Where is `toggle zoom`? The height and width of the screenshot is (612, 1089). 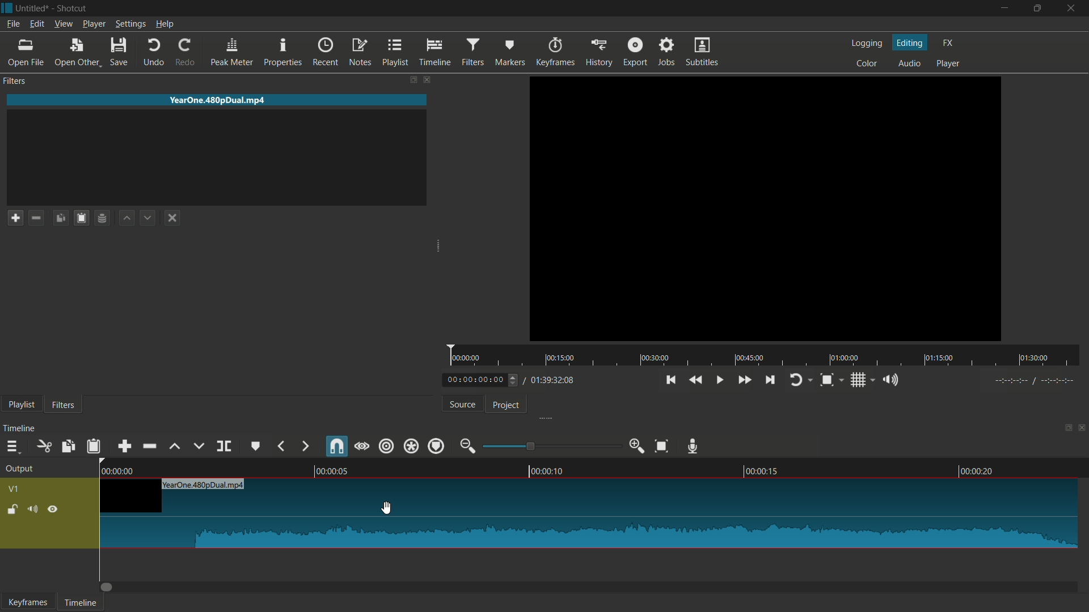
toggle zoom is located at coordinates (828, 380).